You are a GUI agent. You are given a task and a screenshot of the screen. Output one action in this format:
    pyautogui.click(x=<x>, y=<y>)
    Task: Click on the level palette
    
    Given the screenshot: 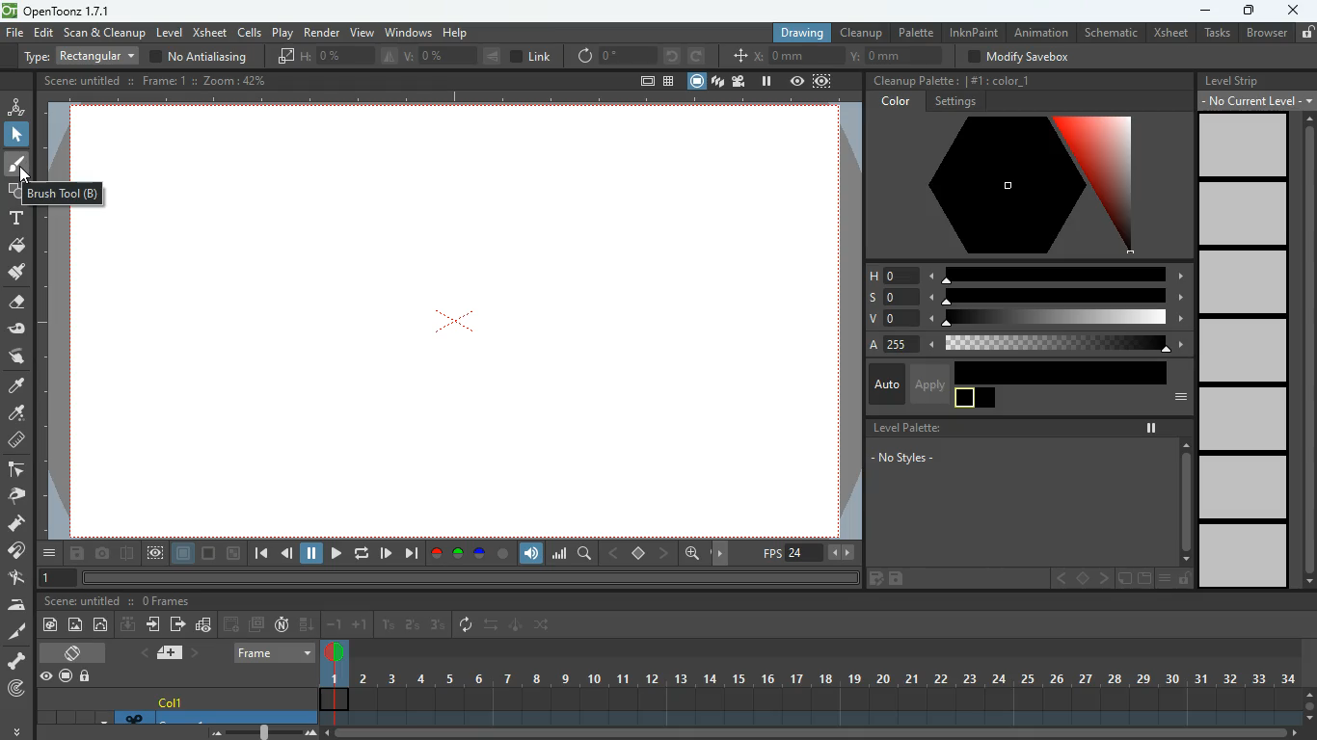 What is the action you would take?
    pyautogui.click(x=903, y=428)
    